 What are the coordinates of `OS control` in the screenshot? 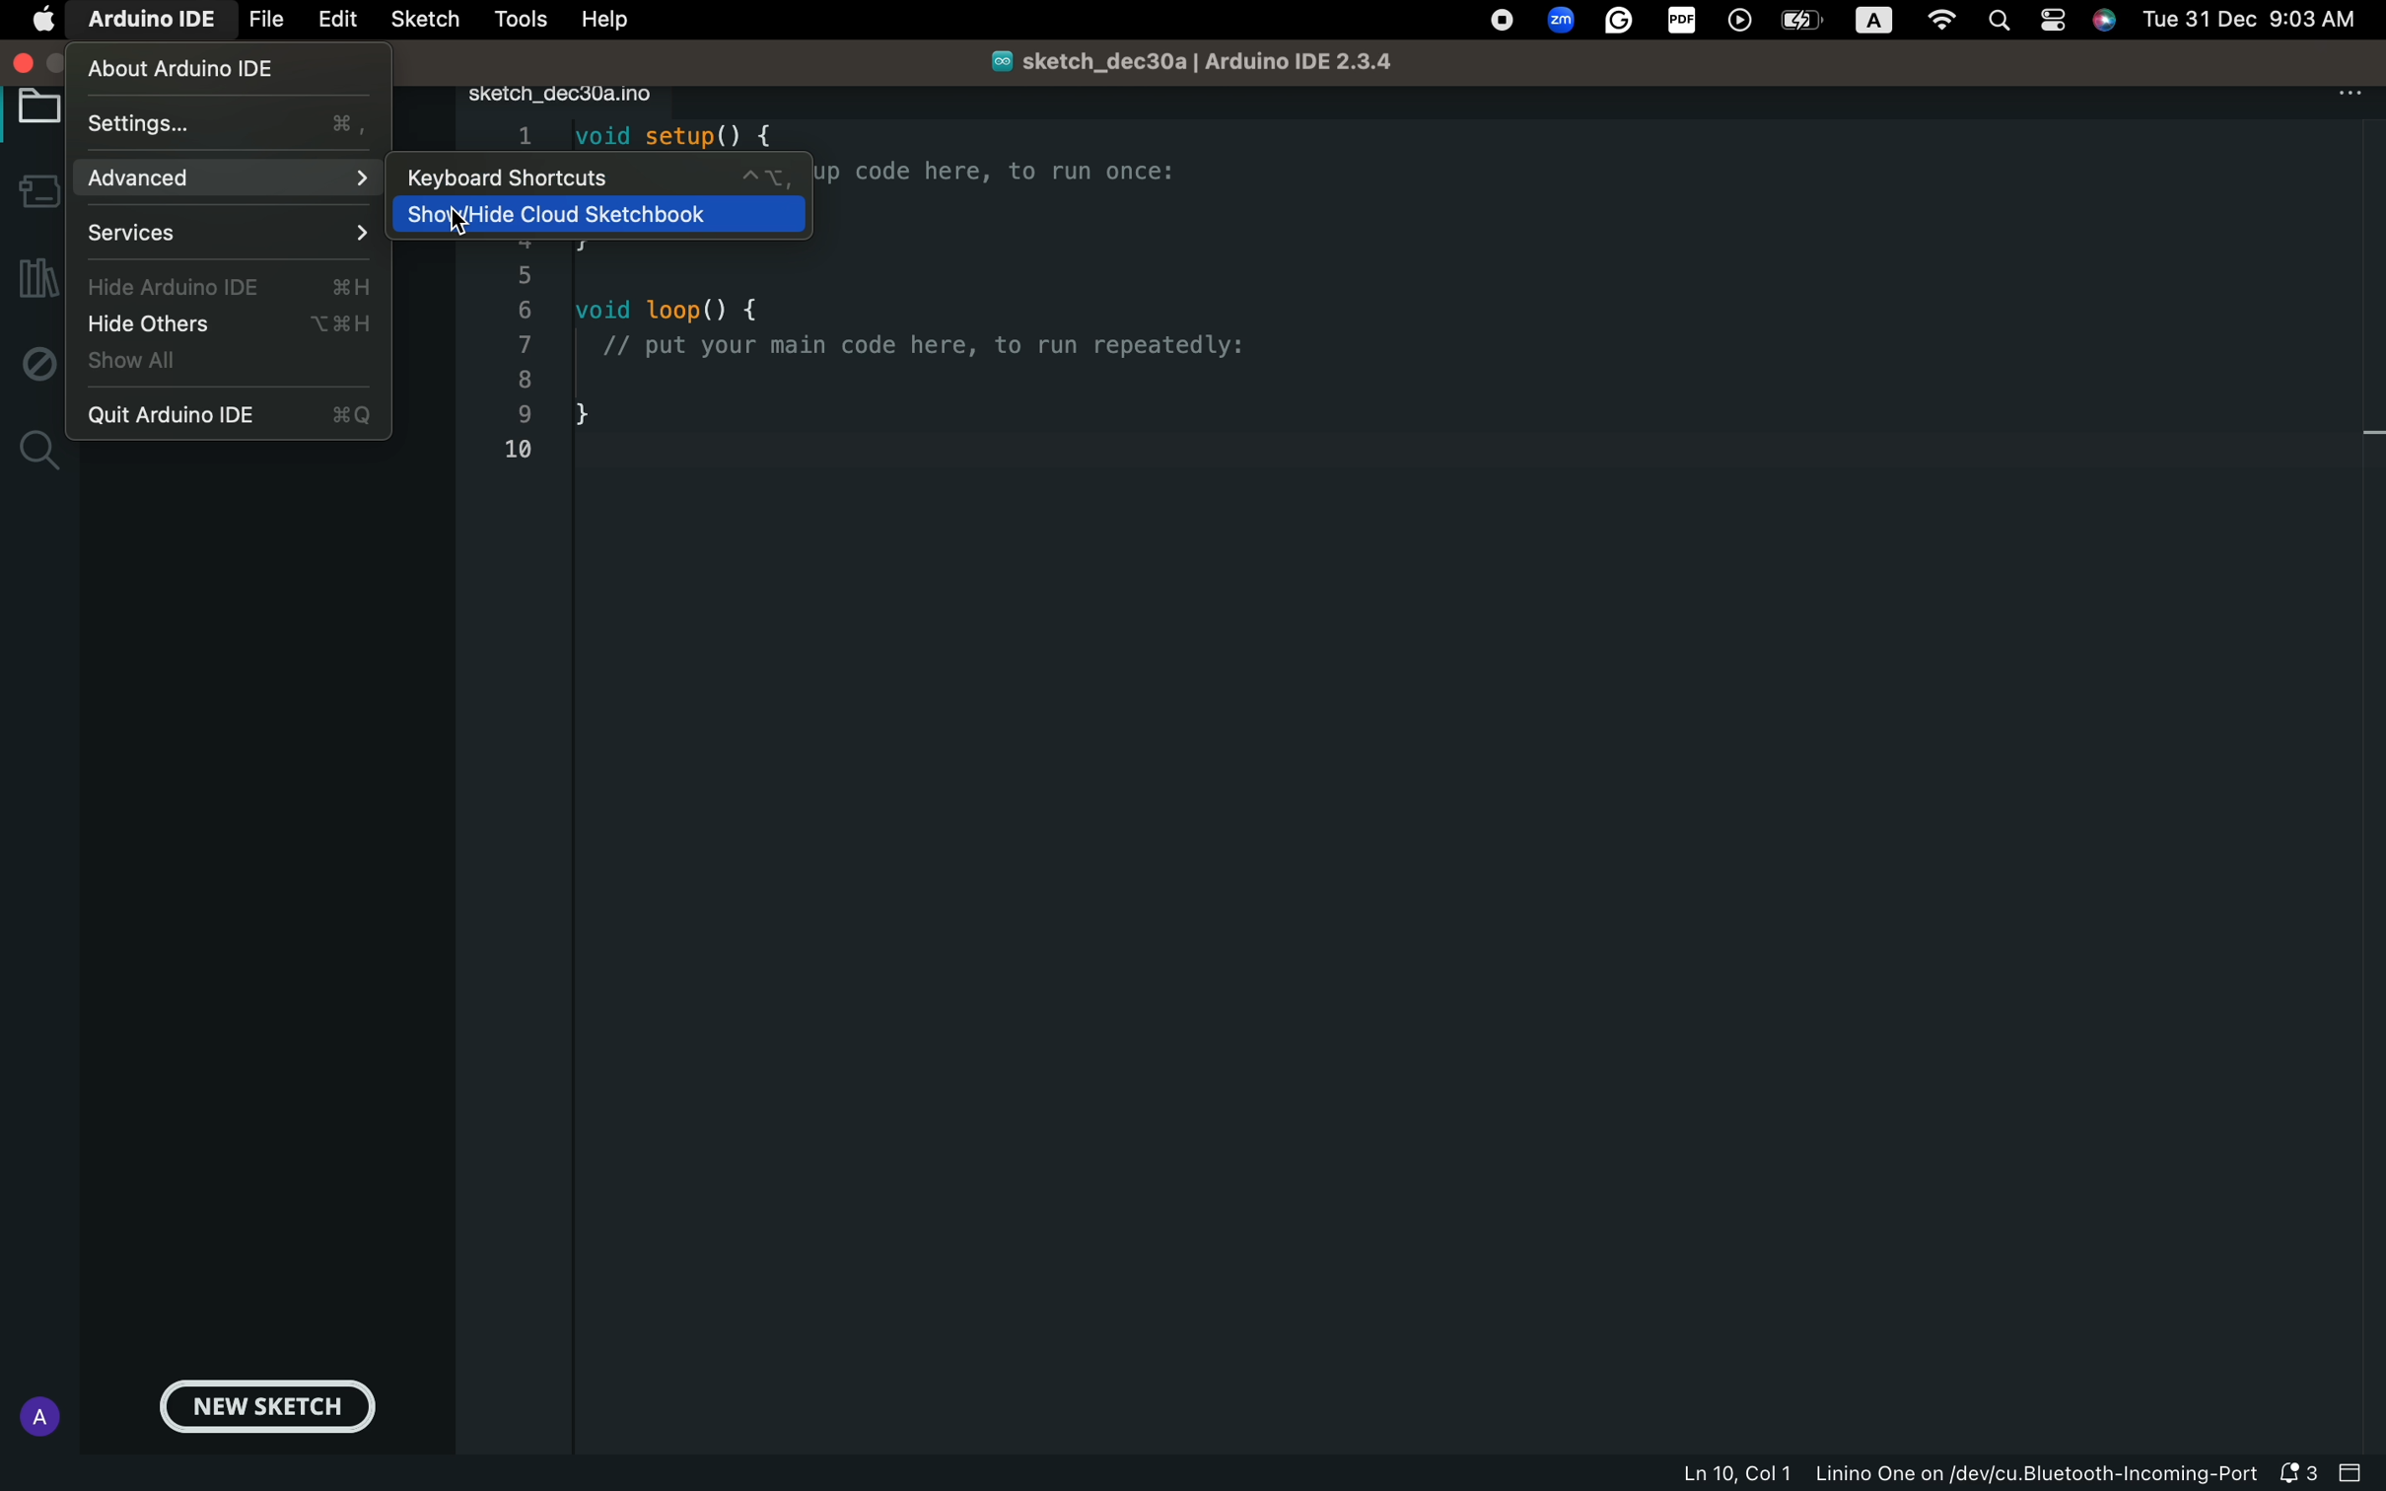 It's located at (1930, 21).